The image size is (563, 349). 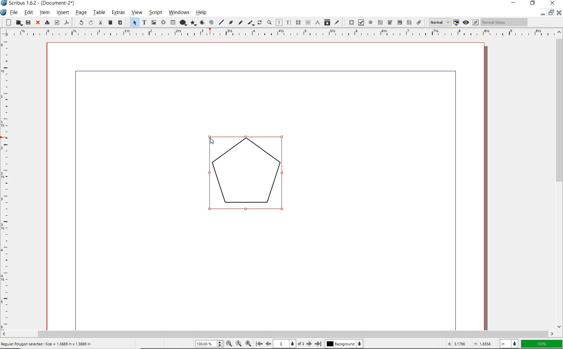 What do you see at coordinates (277, 334) in the screenshot?
I see `scrollbar` at bounding box center [277, 334].